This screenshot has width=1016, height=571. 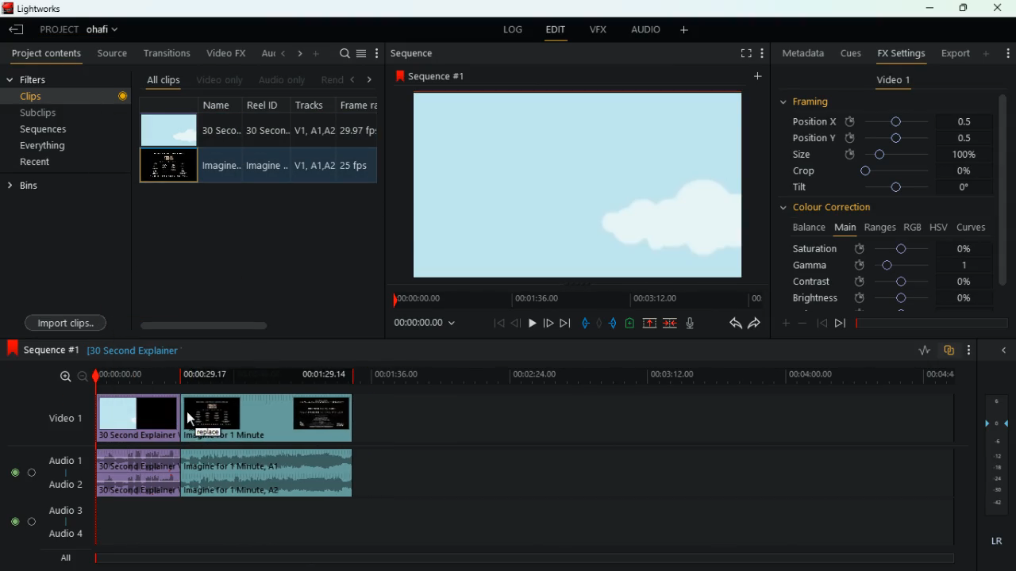 What do you see at coordinates (68, 321) in the screenshot?
I see `import clips` at bounding box center [68, 321].